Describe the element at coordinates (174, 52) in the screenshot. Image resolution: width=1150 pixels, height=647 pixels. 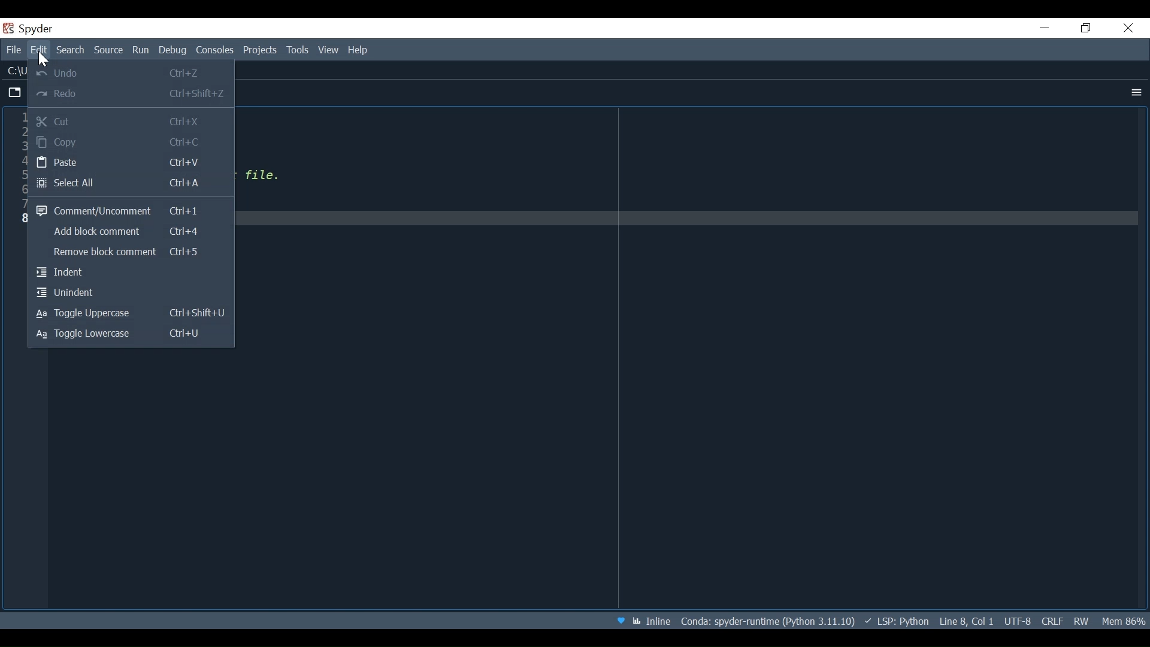
I see `Debug` at that location.